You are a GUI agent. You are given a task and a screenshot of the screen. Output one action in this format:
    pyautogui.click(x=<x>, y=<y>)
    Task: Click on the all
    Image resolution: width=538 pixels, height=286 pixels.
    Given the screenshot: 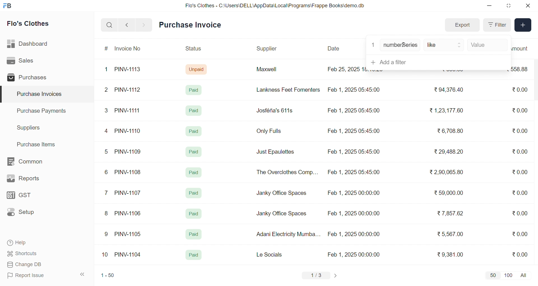 What is the action you would take?
    pyautogui.click(x=525, y=275)
    